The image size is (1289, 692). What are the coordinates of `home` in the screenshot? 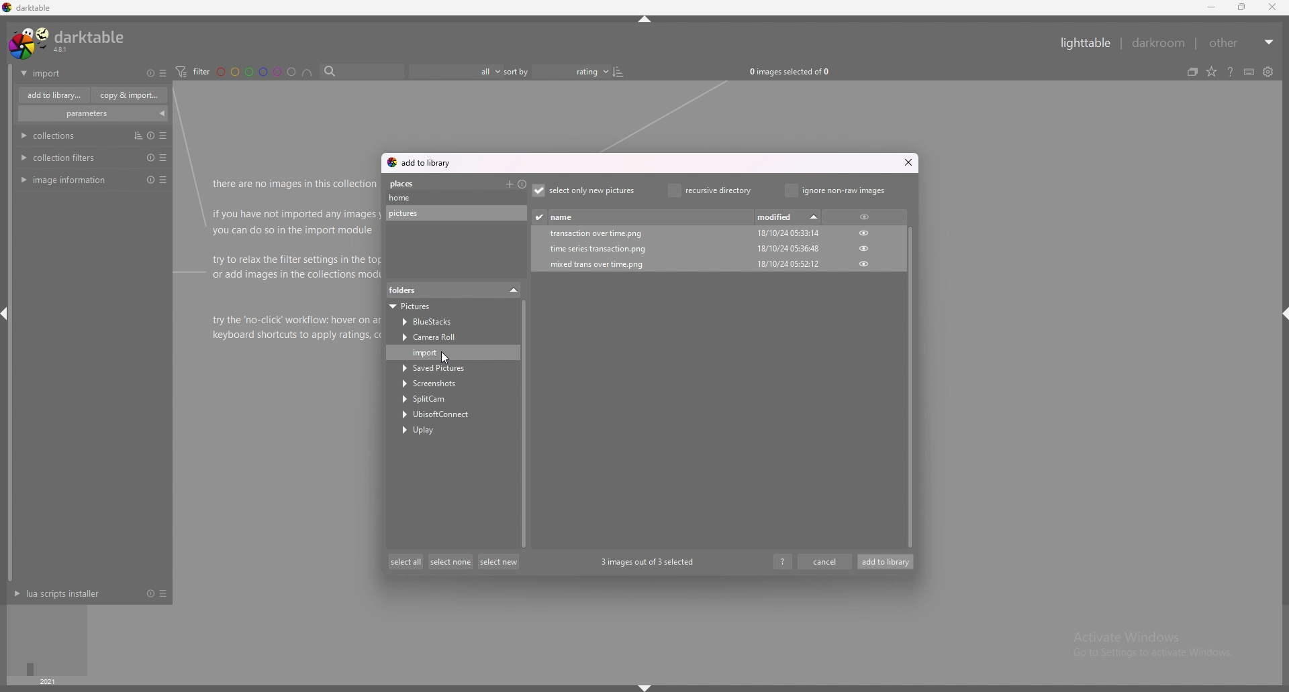 It's located at (436, 197).